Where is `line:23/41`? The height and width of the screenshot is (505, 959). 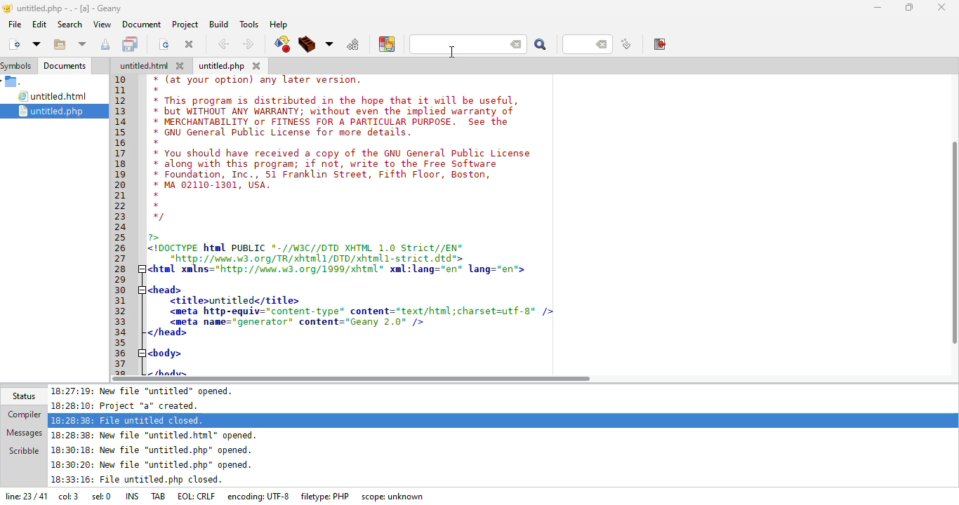
line:23/41 is located at coordinates (25, 497).